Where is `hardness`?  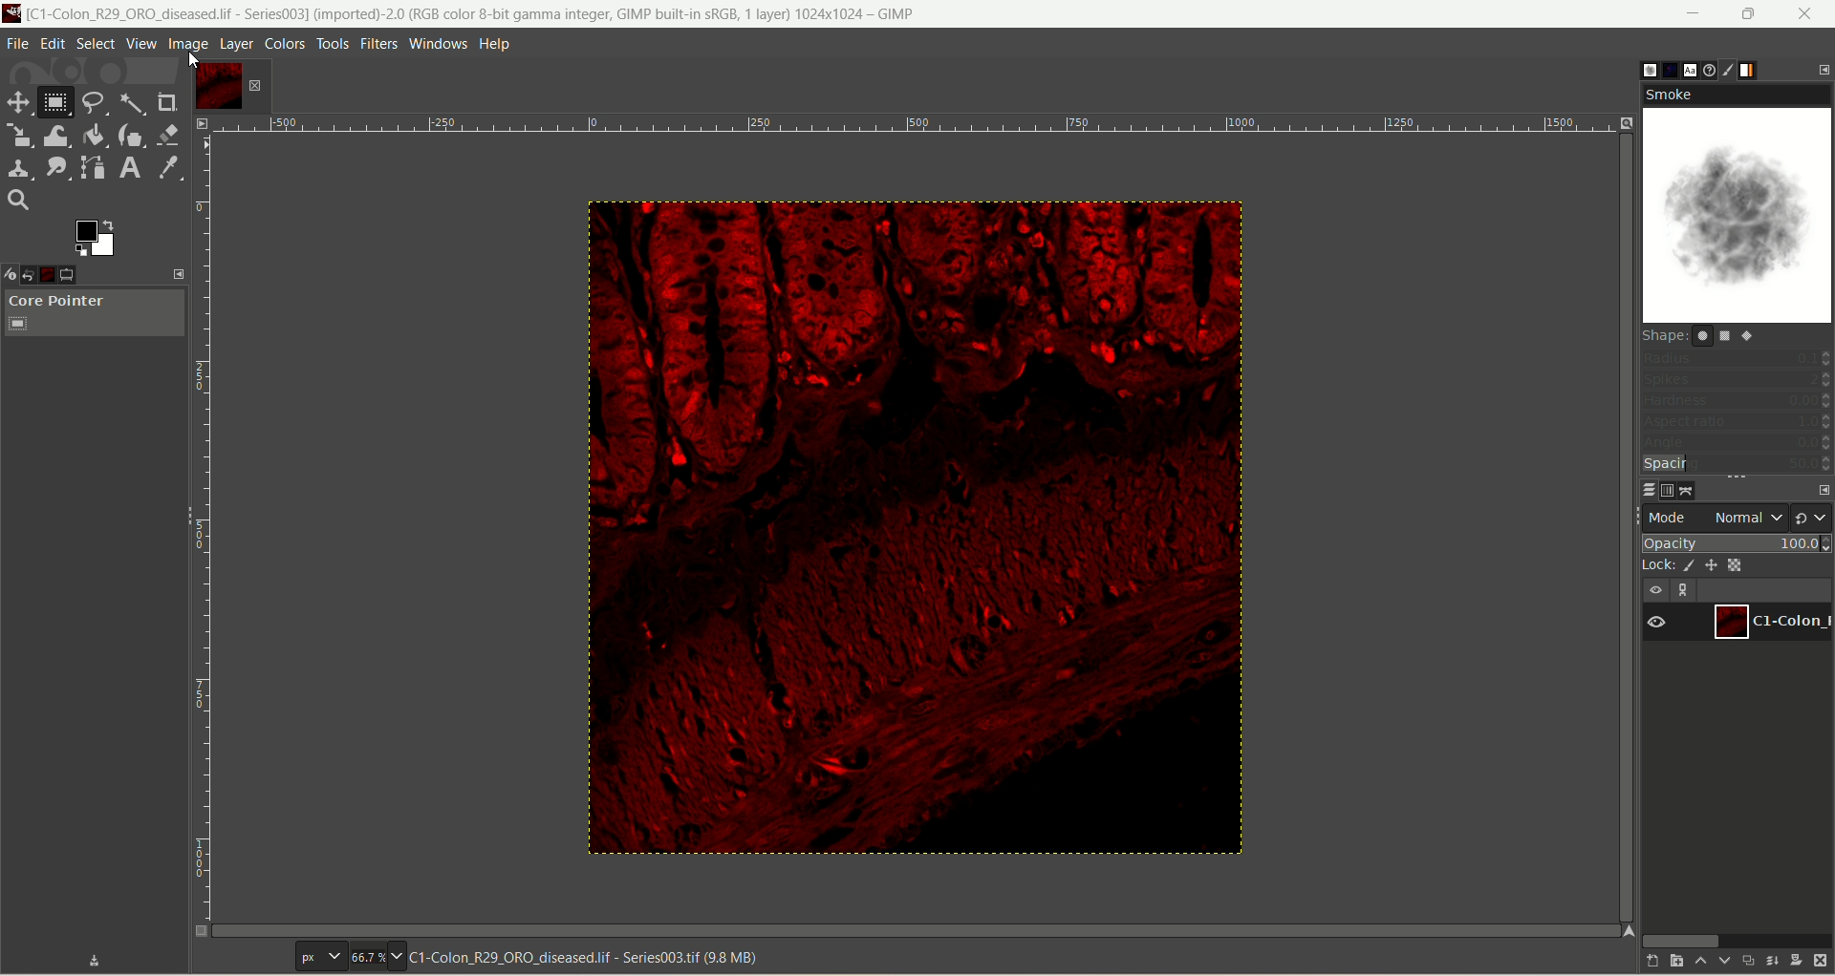
hardness is located at coordinates (1738, 402).